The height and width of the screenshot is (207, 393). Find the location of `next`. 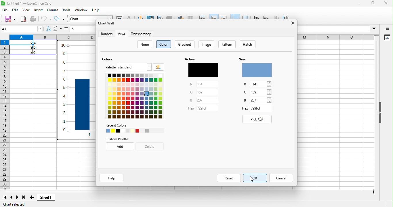

next is located at coordinates (17, 198).